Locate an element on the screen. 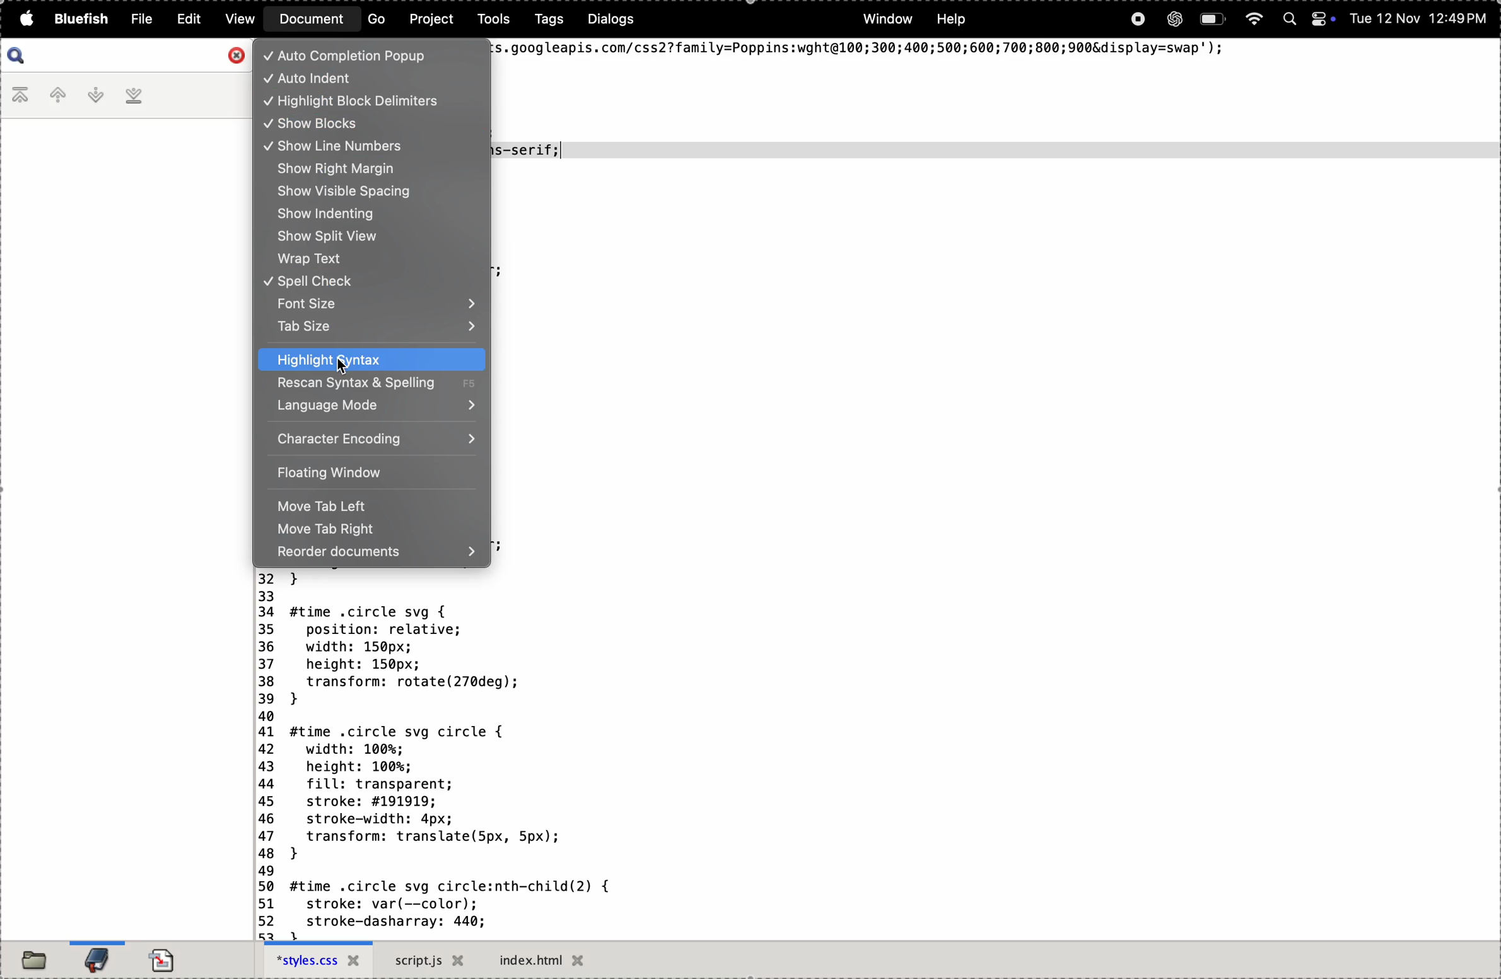 This screenshot has height=979, width=1501. font size is located at coordinates (370, 303).